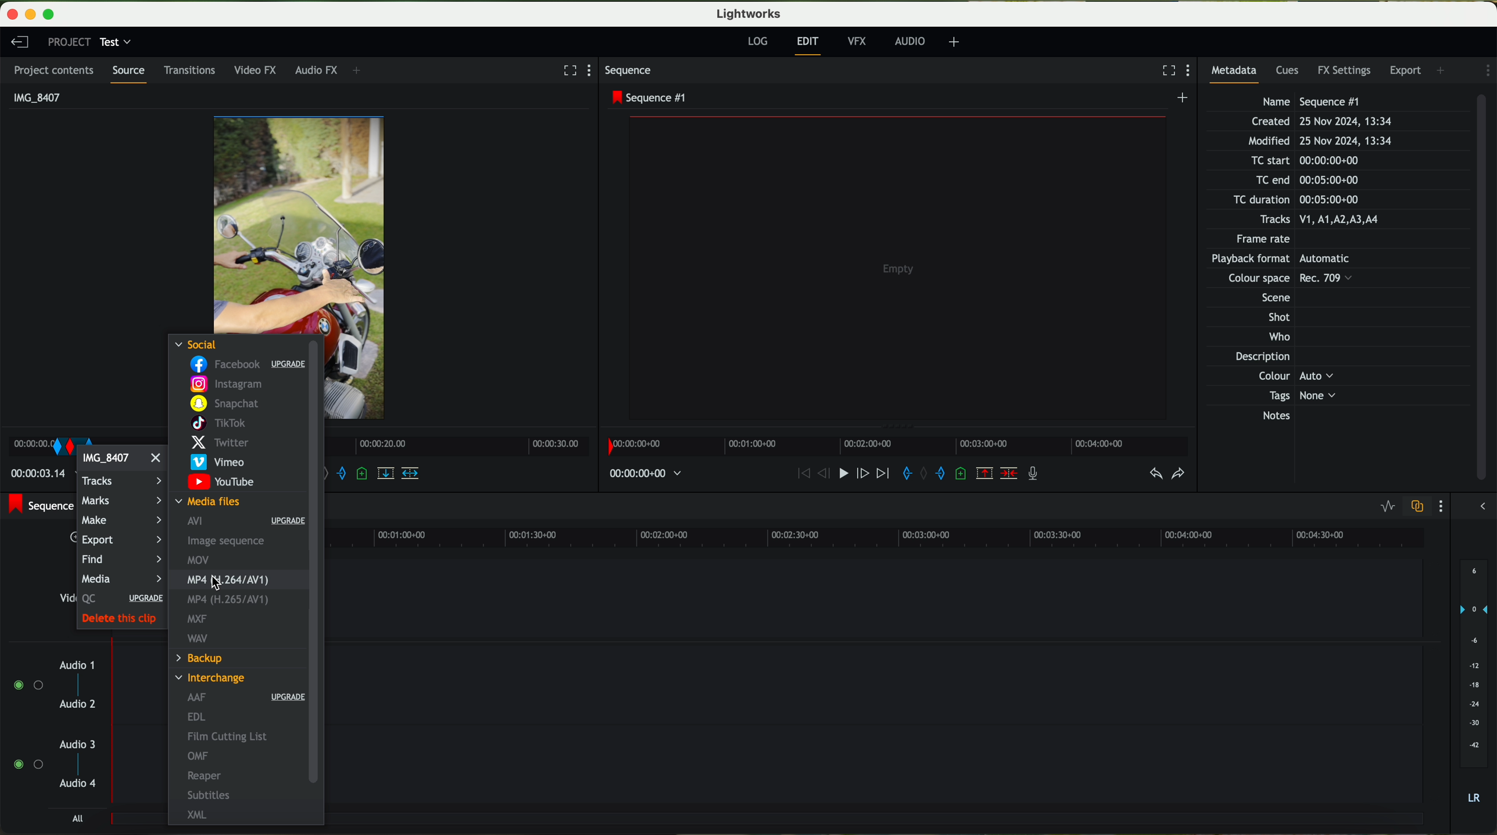 This screenshot has height=835, width=1497. Describe the element at coordinates (1291, 260) in the screenshot. I see `` at that location.